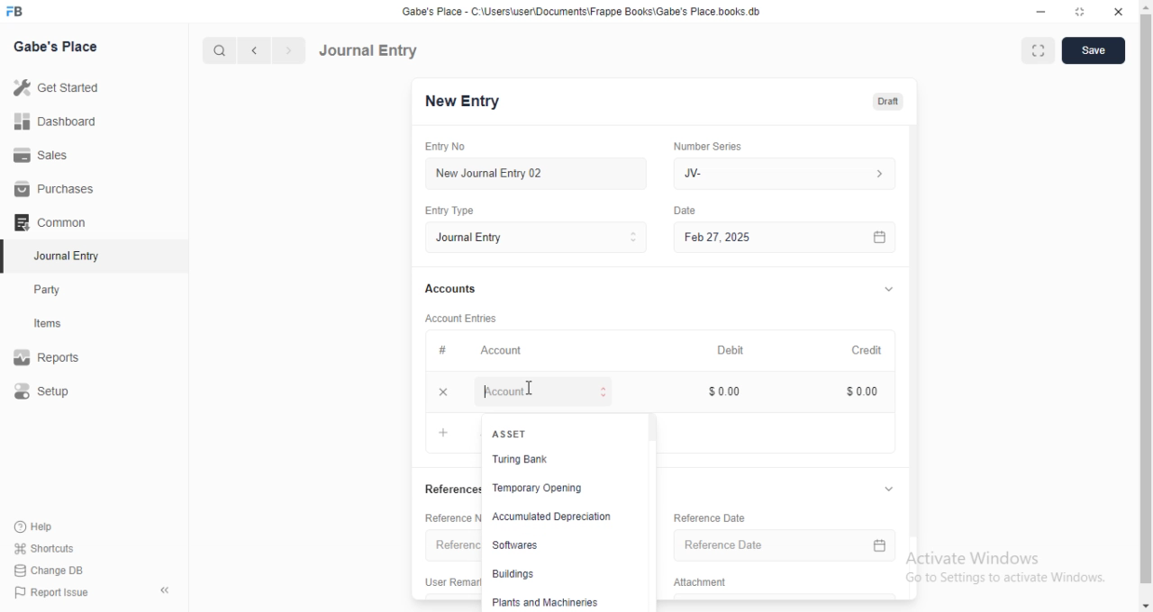  Describe the element at coordinates (727, 391) in the screenshot. I see `0.00` at that location.